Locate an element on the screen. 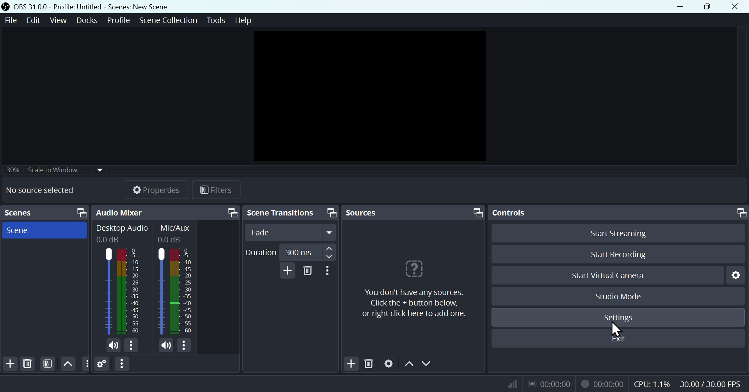 Image resolution: width=749 pixels, height=392 pixels. Tools is located at coordinates (216, 21).